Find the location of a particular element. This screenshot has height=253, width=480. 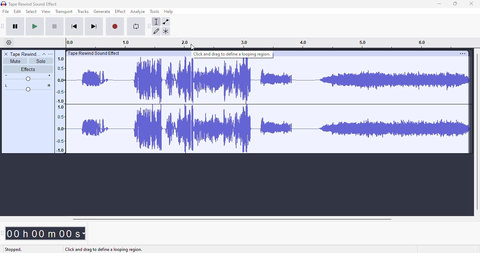

help is located at coordinates (169, 12).